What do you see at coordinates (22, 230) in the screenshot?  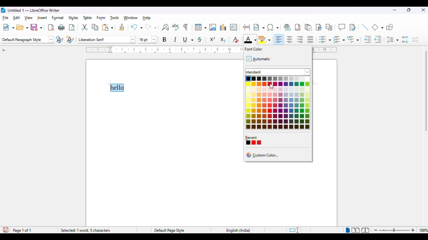 I see `page 1 of 1` at bounding box center [22, 230].